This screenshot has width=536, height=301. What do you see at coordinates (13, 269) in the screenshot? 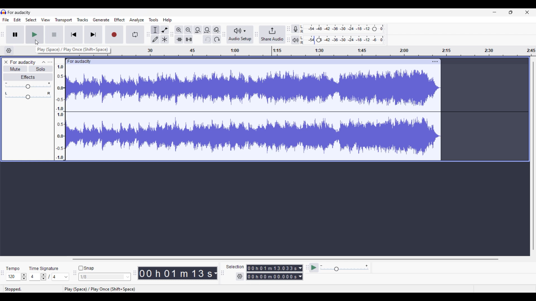
I see `Indicates tempo settings` at bounding box center [13, 269].